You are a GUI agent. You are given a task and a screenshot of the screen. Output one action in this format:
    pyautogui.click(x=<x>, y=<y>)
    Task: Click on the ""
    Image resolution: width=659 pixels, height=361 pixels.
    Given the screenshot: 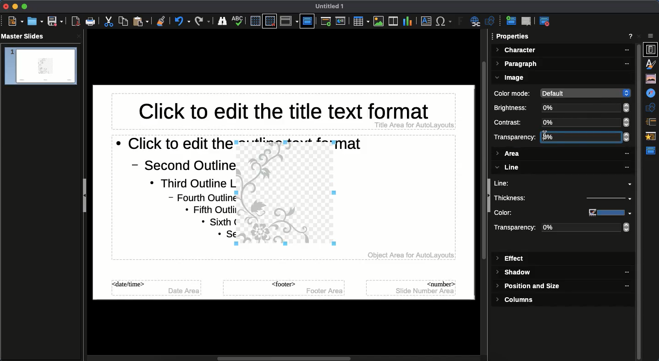 What is the action you would take?
    pyautogui.click(x=622, y=273)
    